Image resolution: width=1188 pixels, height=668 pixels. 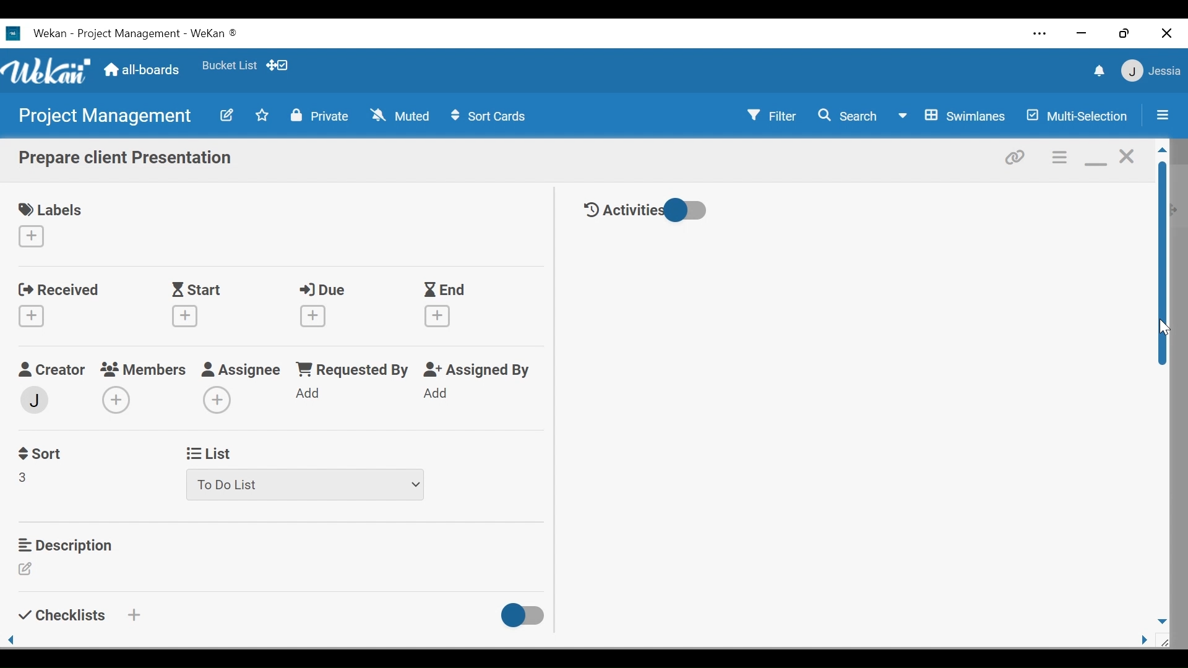 What do you see at coordinates (262, 115) in the screenshot?
I see `Toggle favorites` at bounding box center [262, 115].